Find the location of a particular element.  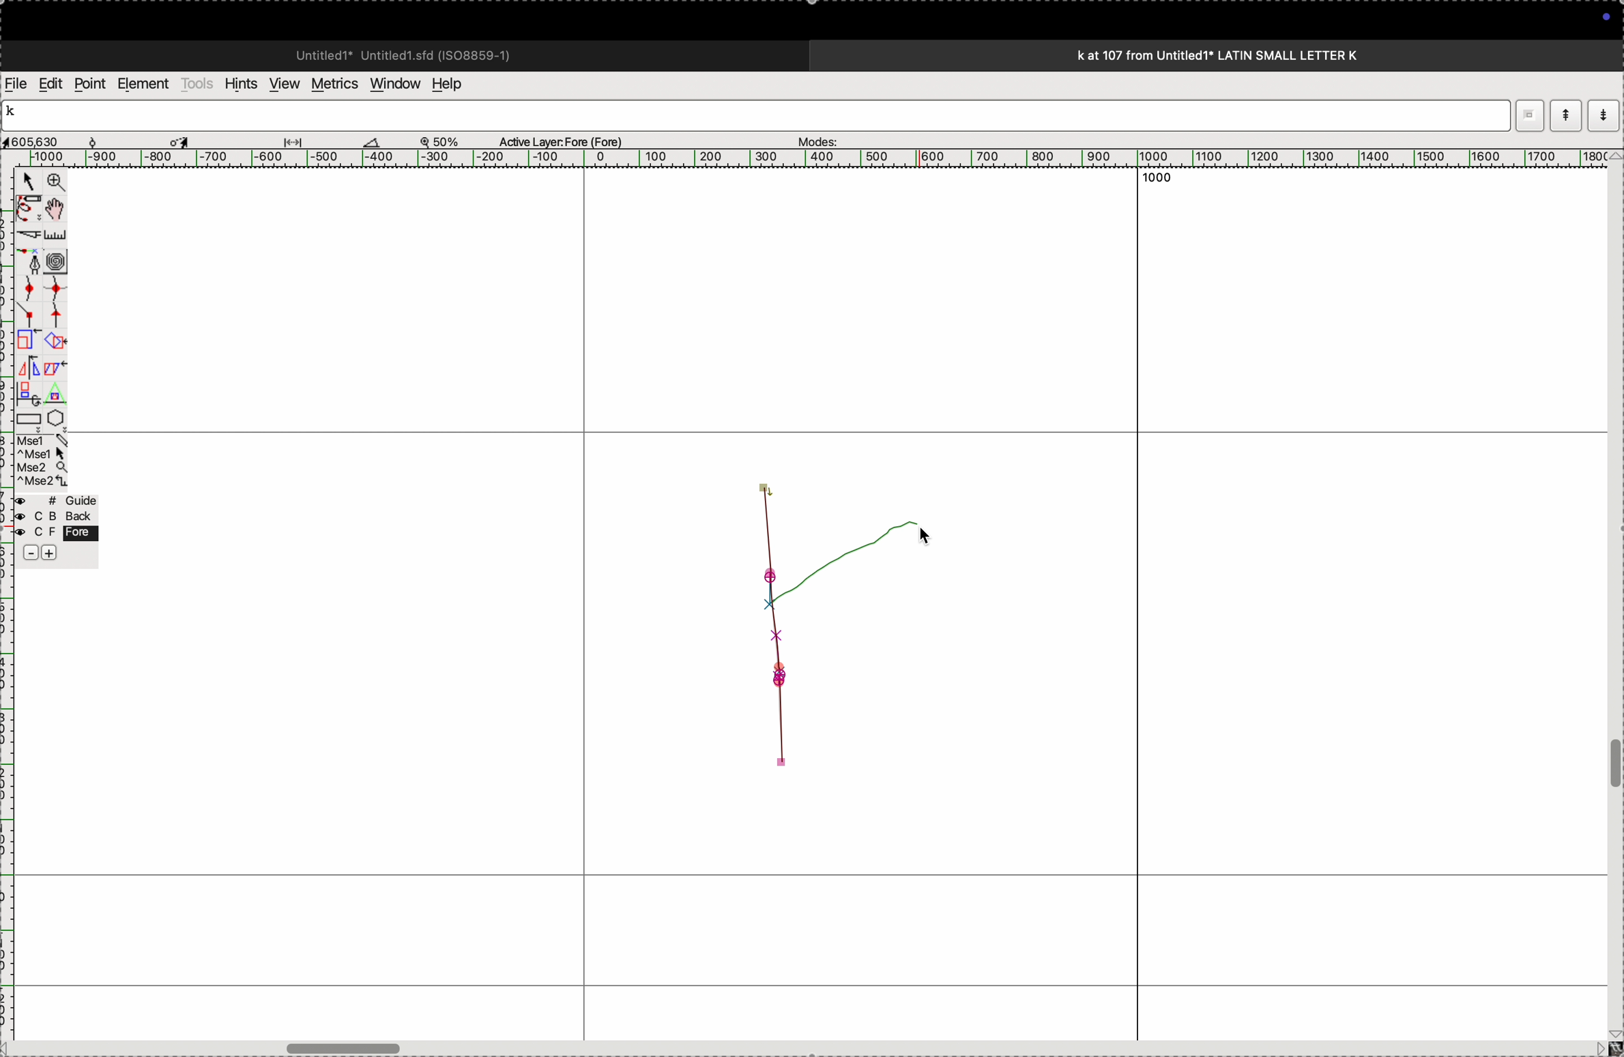

co ordinates is located at coordinates (48, 138).